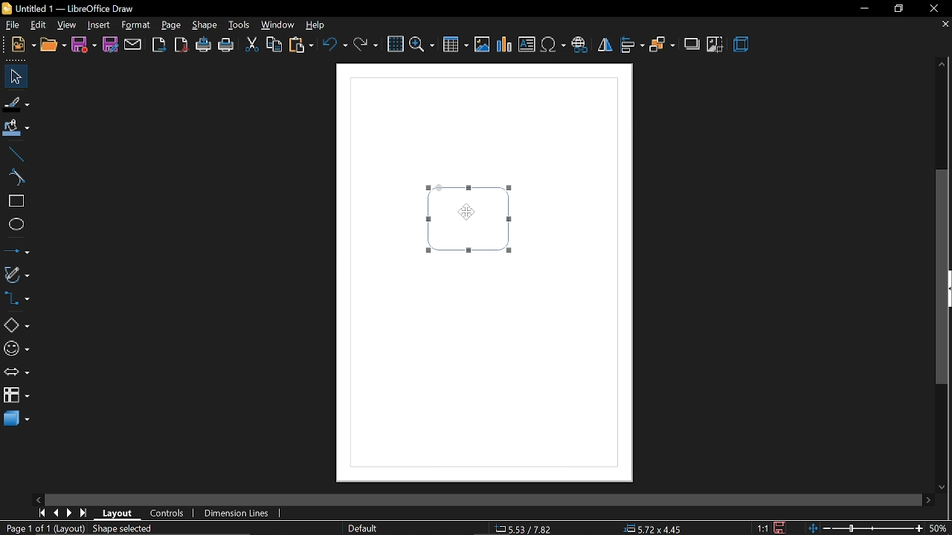 The width and height of the screenshot is (952, 535). Describe the element at coordinates (11, 24) in the screenshot. I see `file` at that location.